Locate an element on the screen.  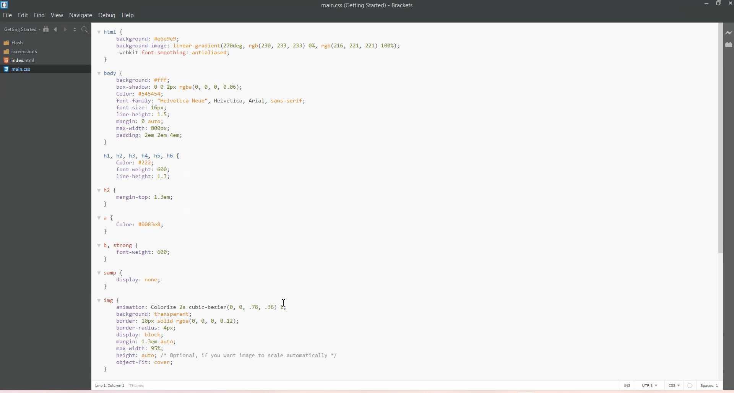
Show in the File Tree is located at coordinates (47, 29).